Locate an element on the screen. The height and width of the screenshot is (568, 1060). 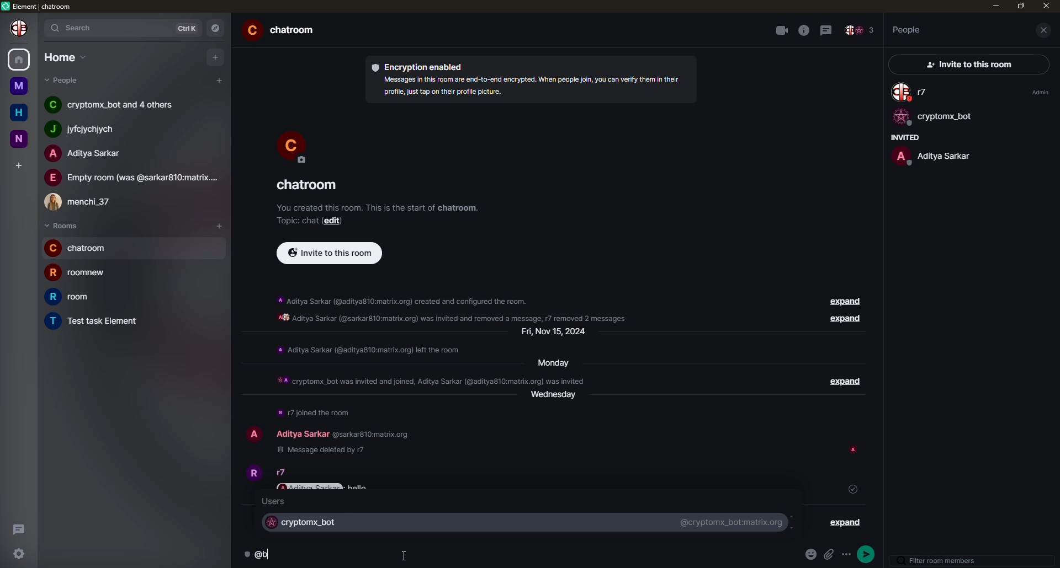
home is located at coordinates (66, 57).